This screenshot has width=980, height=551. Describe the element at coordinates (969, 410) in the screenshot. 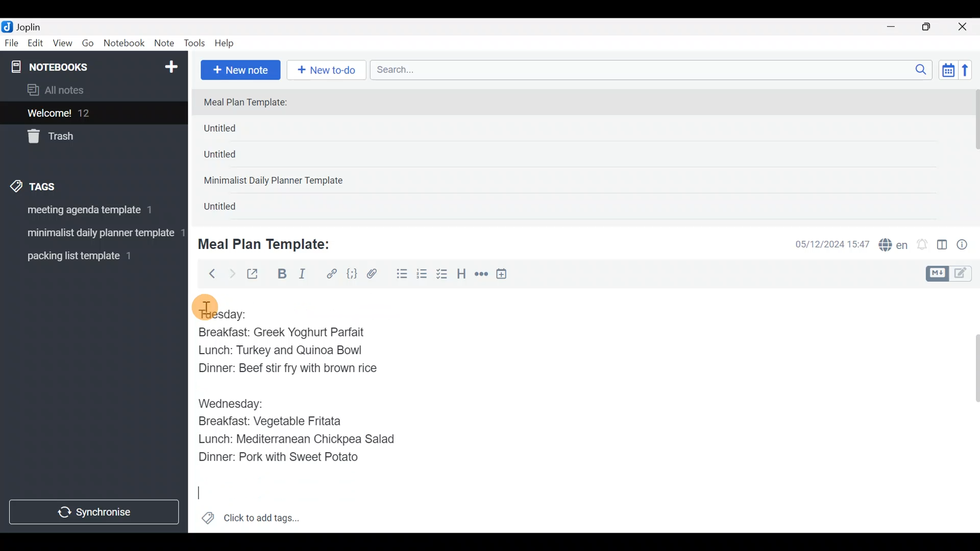

I see `Scroll bar` at that location.